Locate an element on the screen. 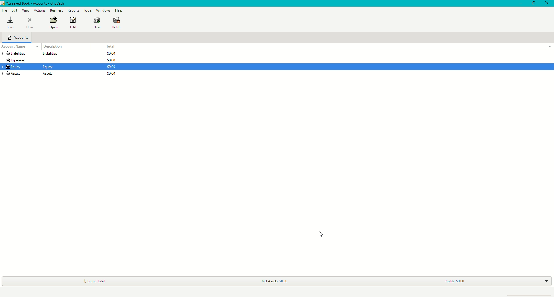  Grand Total is located at coordinates (94, 280).